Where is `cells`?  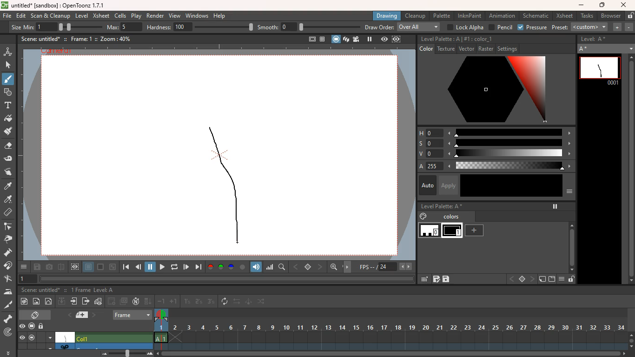
cells is located at coordinates (121, 15).